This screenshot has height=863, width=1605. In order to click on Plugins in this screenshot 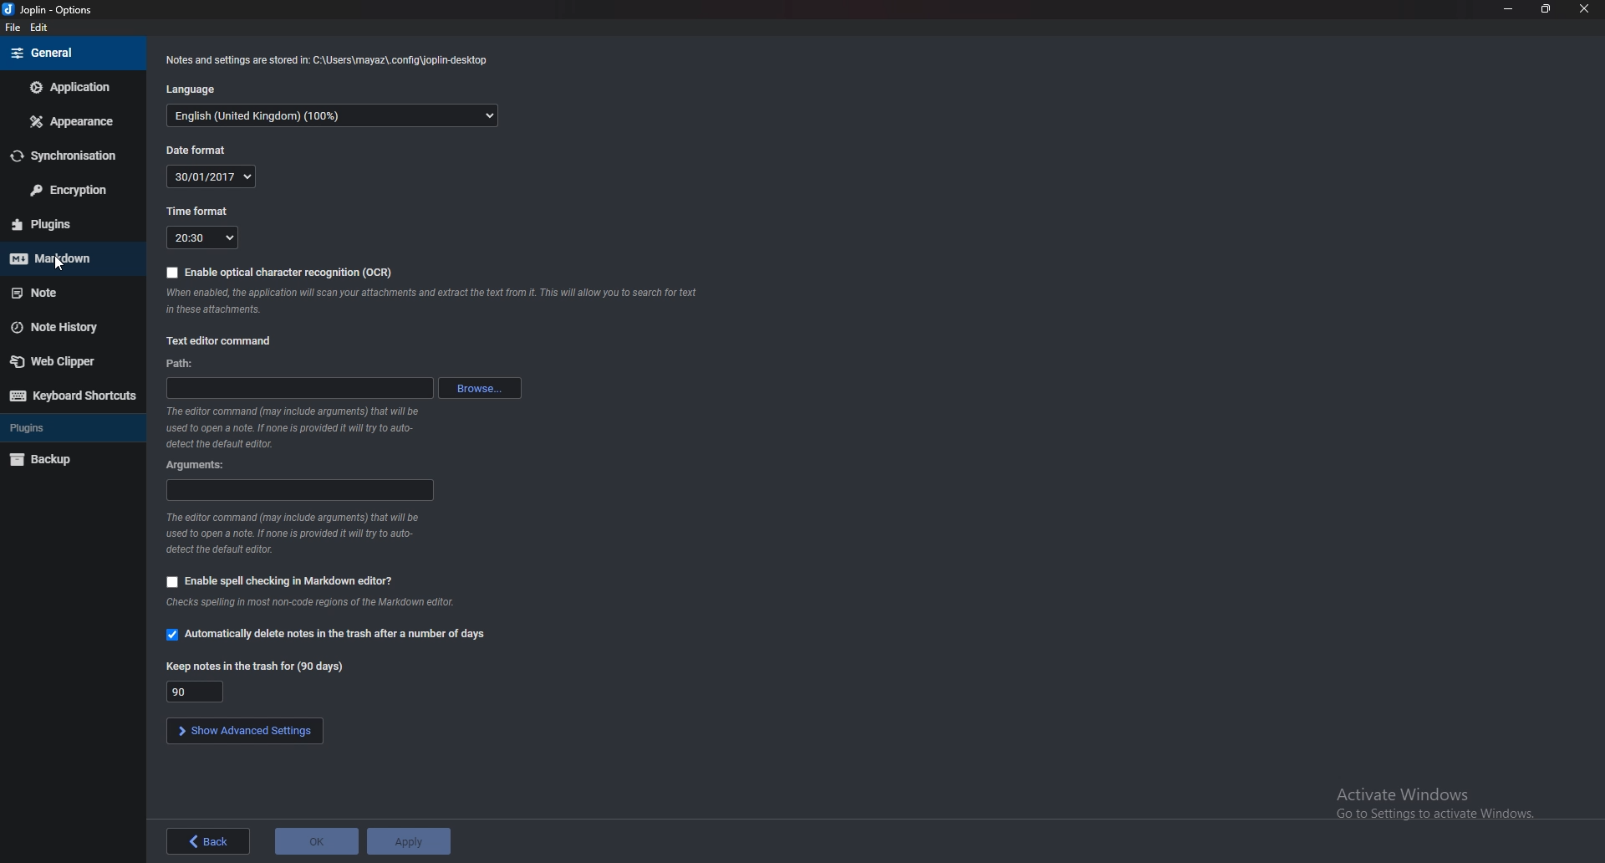, I will do `click(62, 224)`.